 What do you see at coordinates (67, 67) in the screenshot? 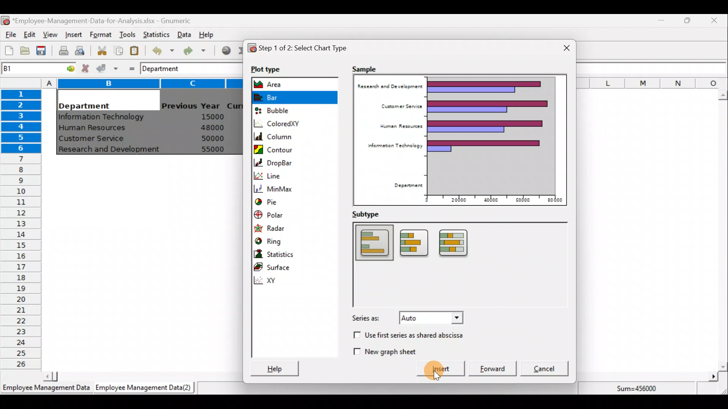
I see `go to` at bounding box center [67, 67].